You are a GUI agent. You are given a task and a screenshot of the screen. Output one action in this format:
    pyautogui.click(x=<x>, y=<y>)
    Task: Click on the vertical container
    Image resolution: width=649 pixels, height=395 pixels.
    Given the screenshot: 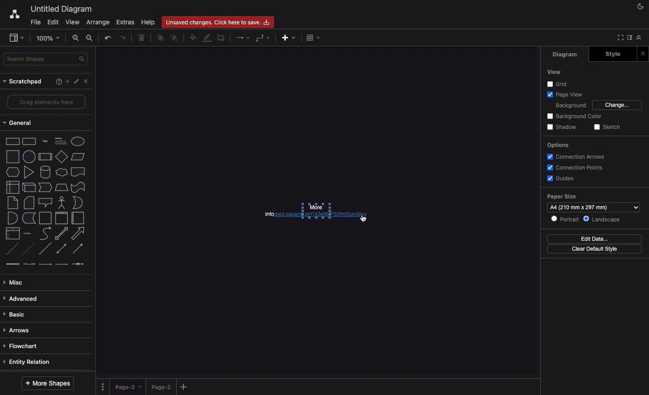 What is the action you would take?
    pyautogui.click(x=61, y=218)
    